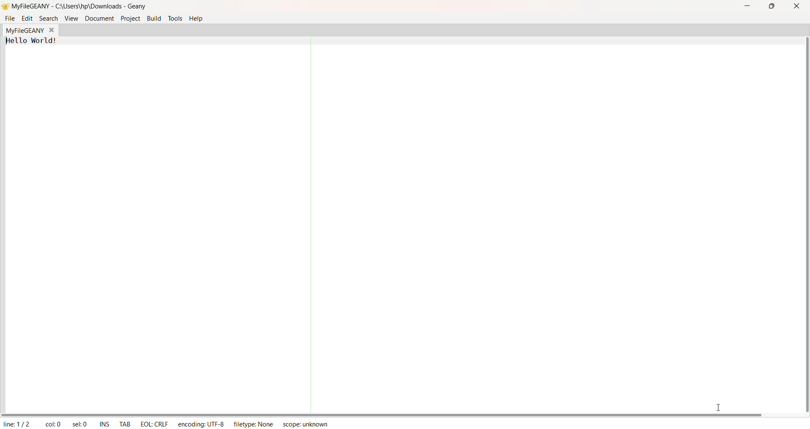 The image size is (810, 429). Describe the element at coordinates (25, 30) in the screenshot. I see `MyFileGeany` at that location.